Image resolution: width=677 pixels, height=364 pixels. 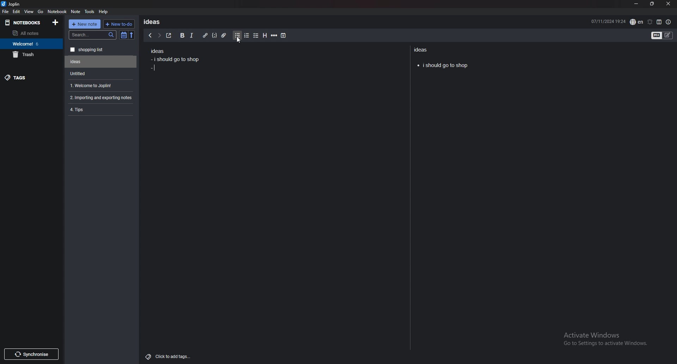 What do you see at coordinates (649, 22) in the screenshot?
I see `set alarm` at bounding box center [649, 22].